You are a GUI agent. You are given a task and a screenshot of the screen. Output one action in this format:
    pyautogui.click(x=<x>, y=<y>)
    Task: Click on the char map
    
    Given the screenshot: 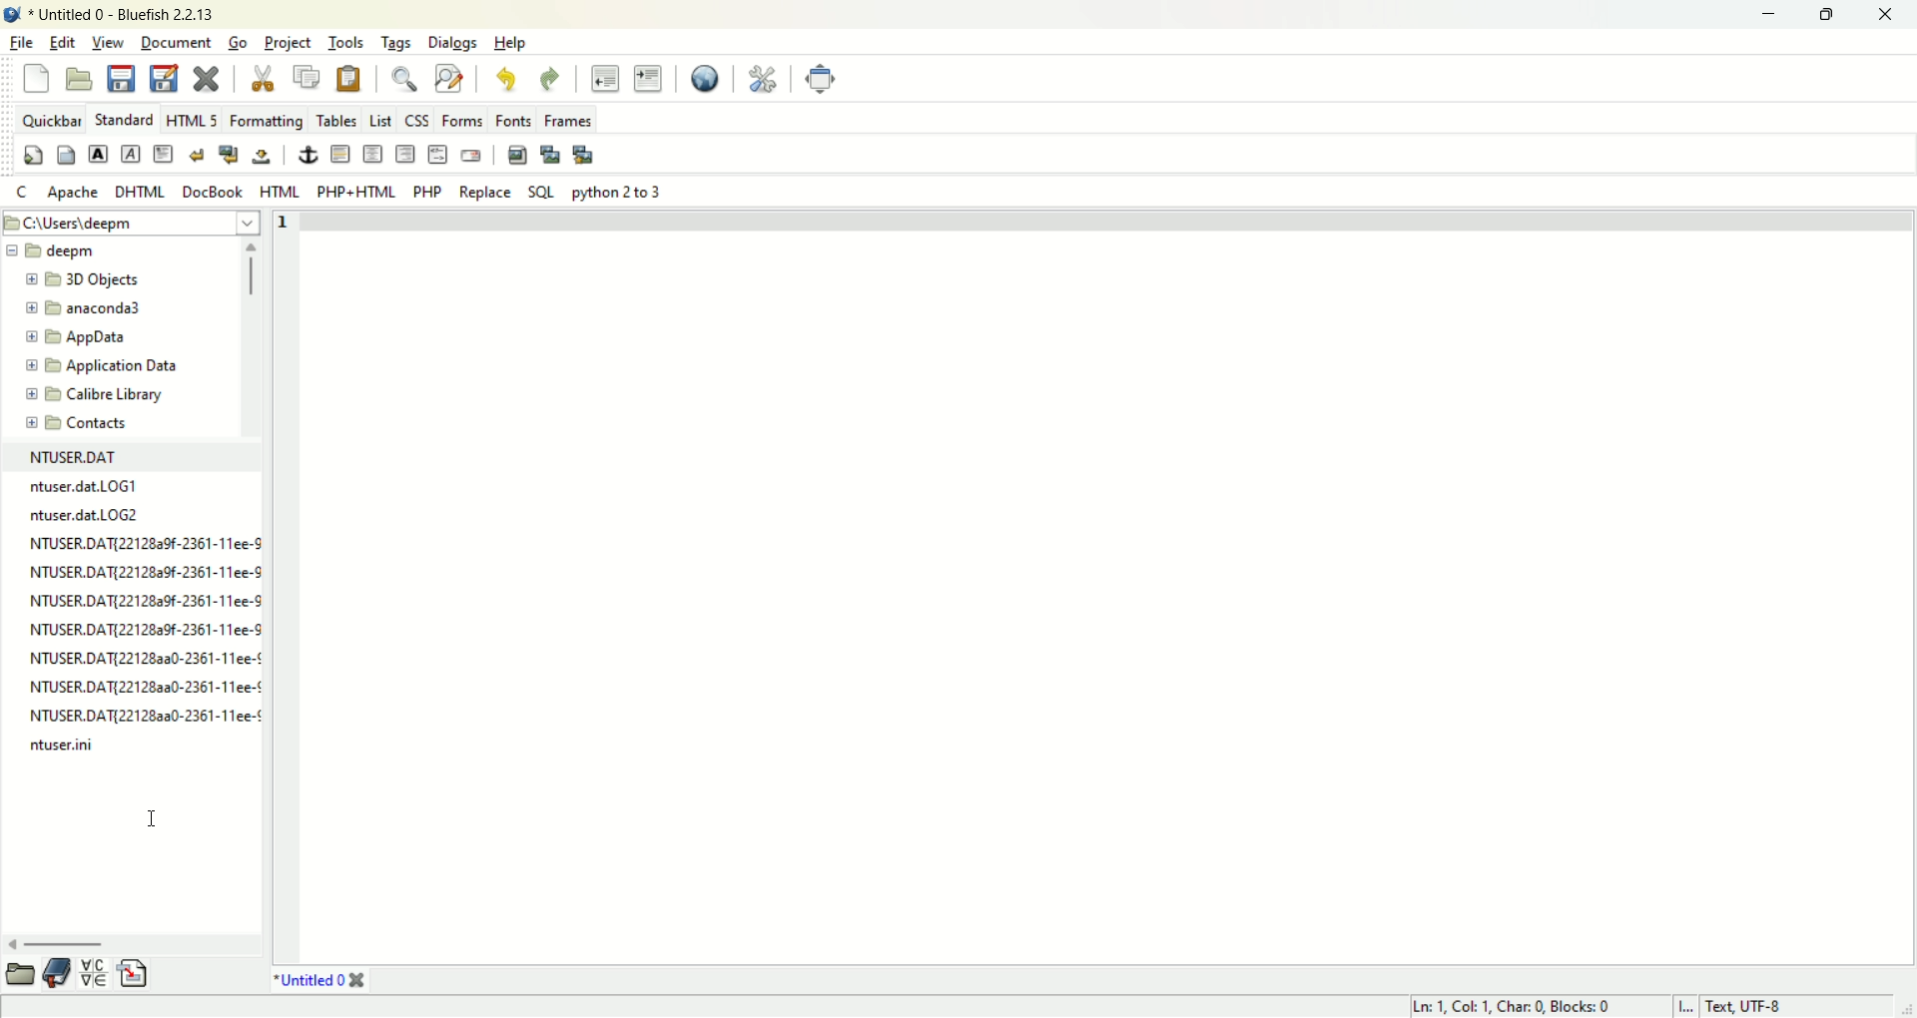 What is the action you would take?
    pyautogui.click(x=97, y=974)
    